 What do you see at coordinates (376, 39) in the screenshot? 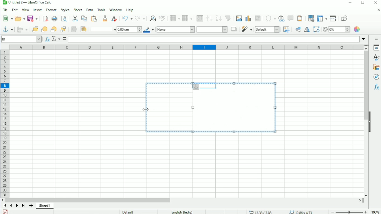
I see `Sidebar settings` at bounding box center [376, 39].